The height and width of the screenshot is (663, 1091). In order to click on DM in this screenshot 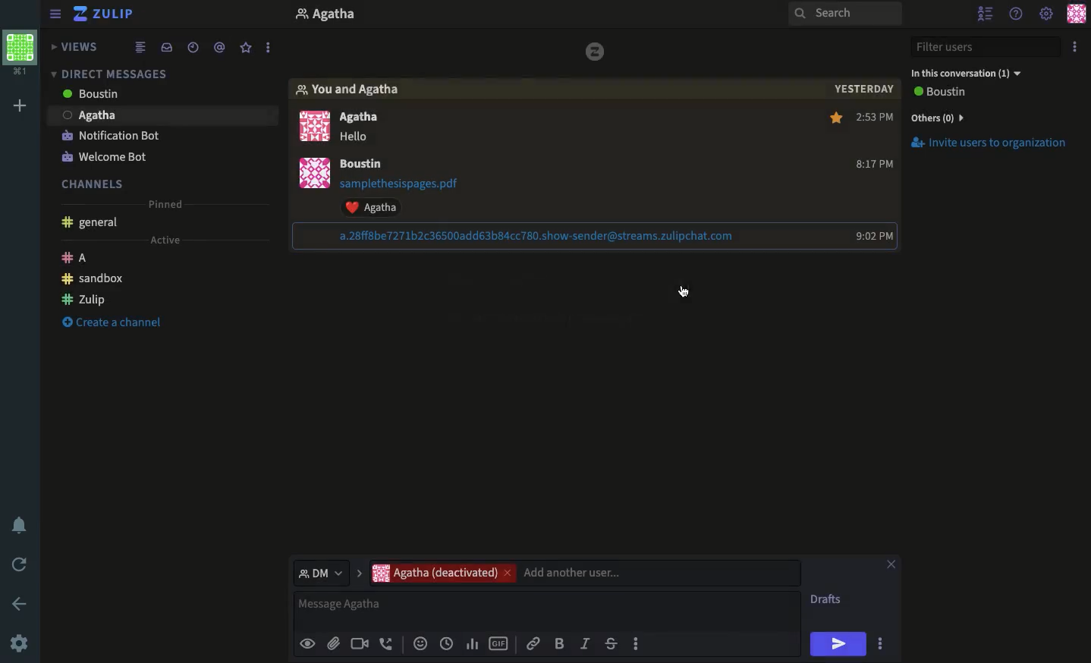, I will do `click(327, 572)`.